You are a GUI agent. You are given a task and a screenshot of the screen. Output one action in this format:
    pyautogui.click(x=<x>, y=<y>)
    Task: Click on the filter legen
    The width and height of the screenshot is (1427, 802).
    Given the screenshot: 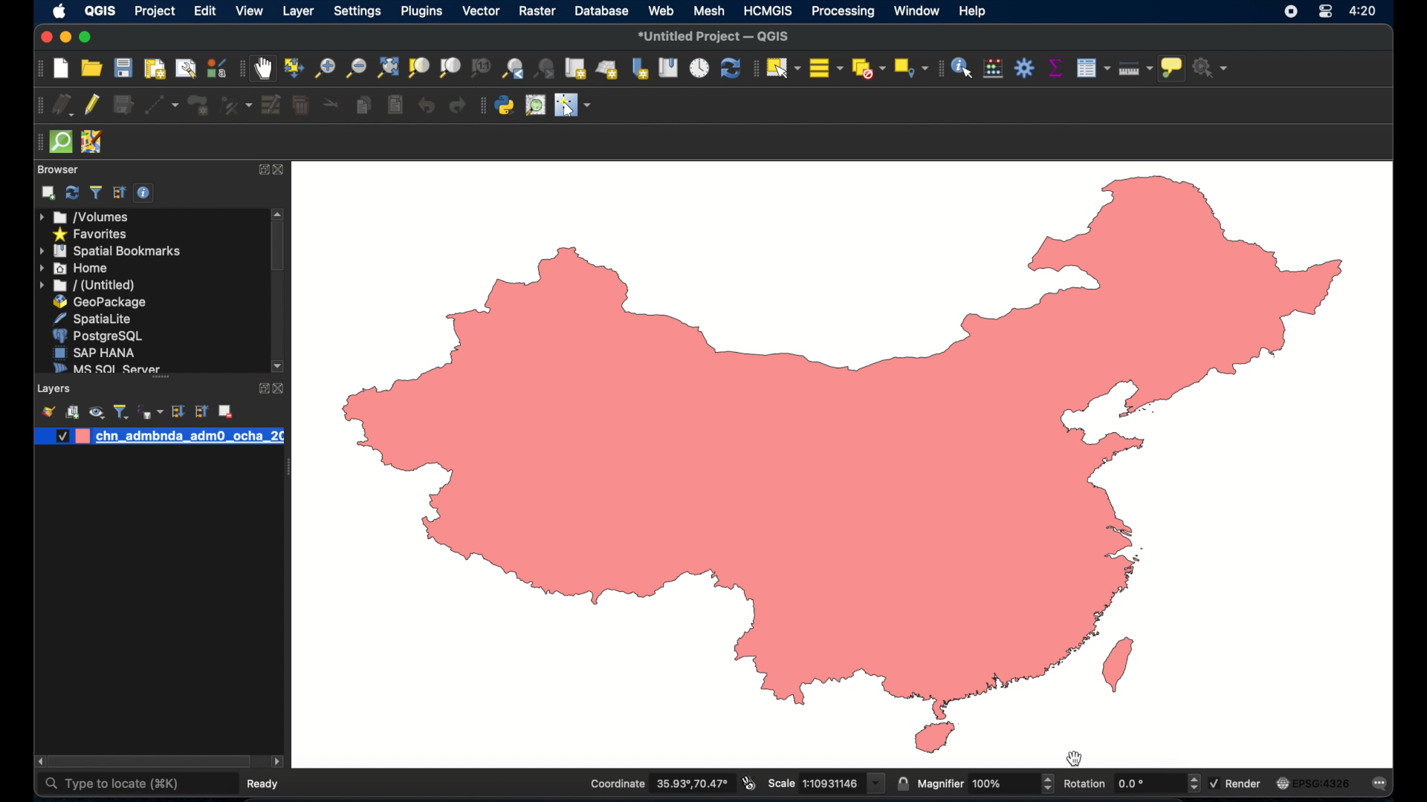 What is the action you would take?
    pyautogui.click(x=121, y=411)
    